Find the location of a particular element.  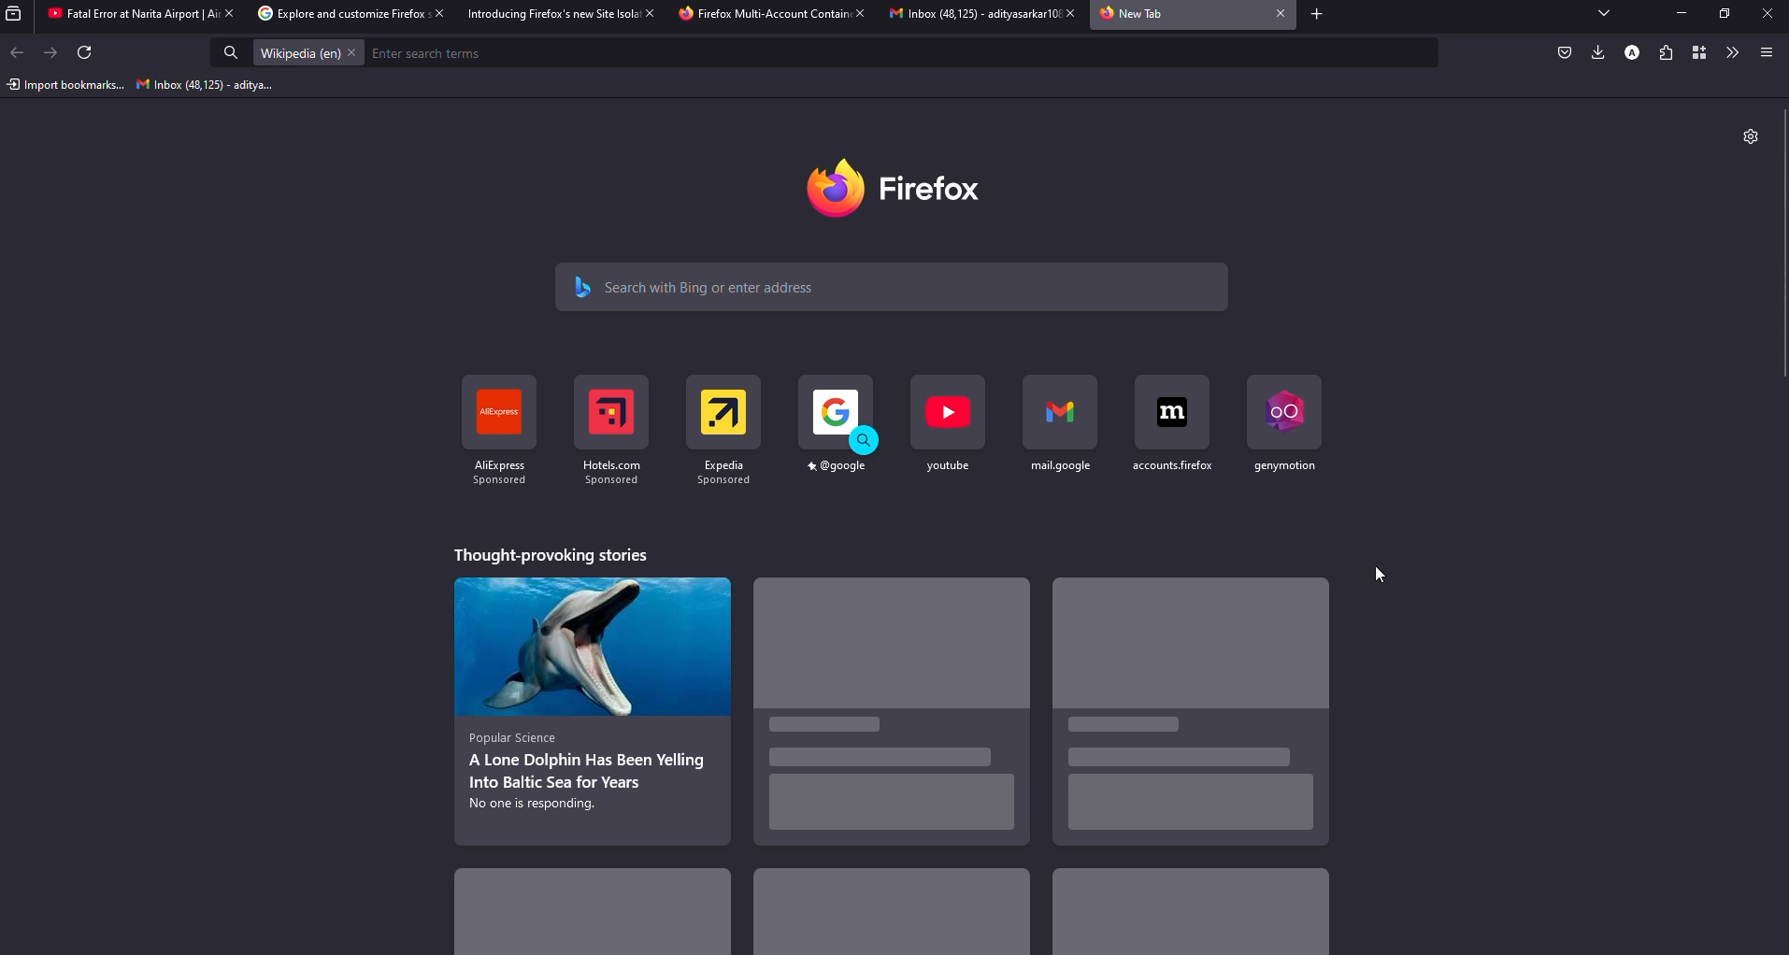

tab is located at coordinates (547, 14).